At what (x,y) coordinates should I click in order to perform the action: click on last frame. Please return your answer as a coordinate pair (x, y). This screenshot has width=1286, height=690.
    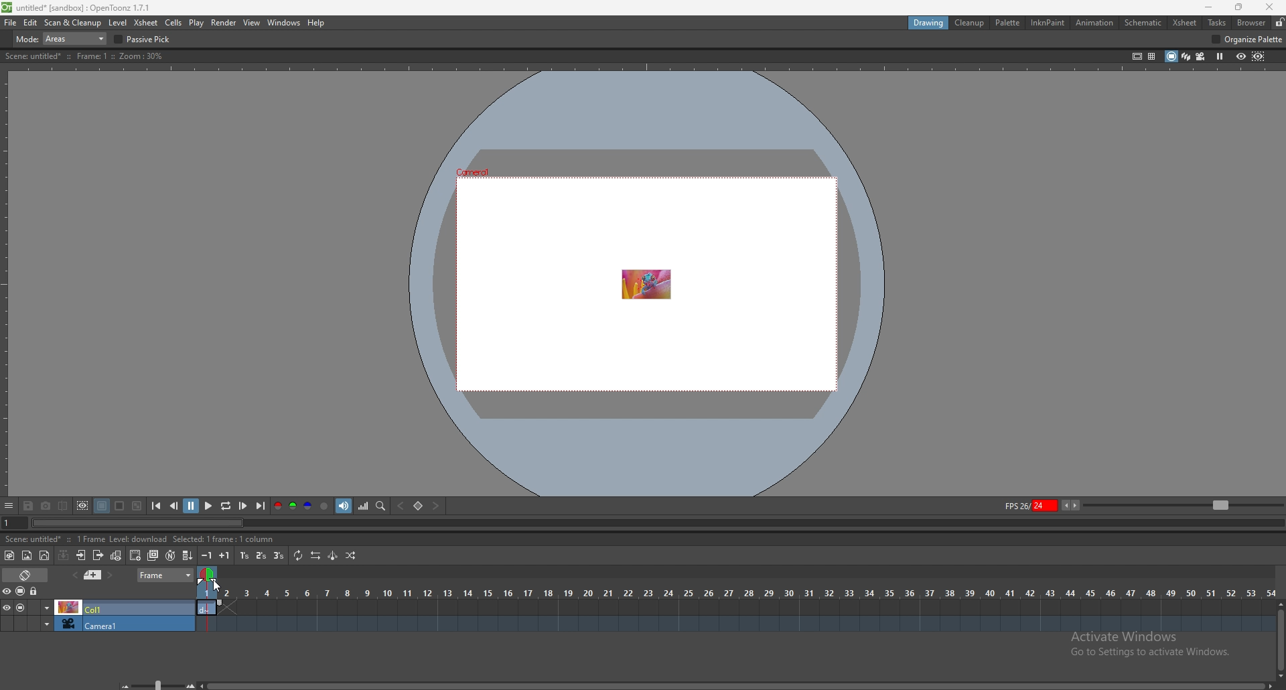
    Looking at the image, I should click on (260, 506).